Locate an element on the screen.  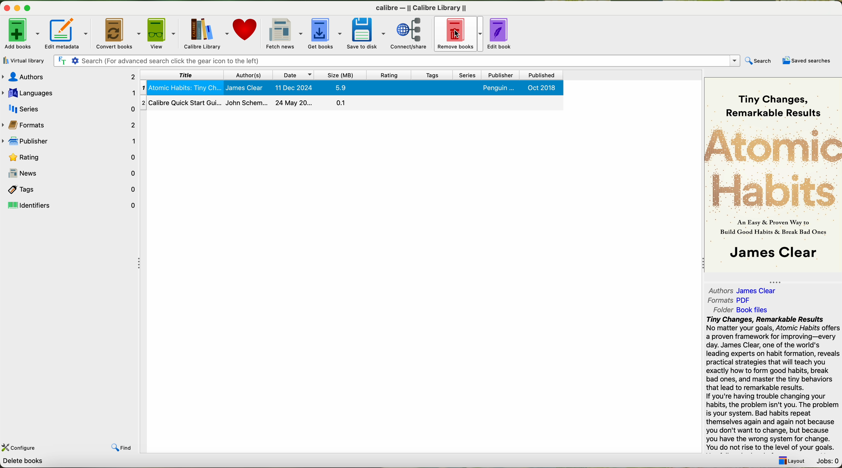
languages is located at coordinates (68, 93).